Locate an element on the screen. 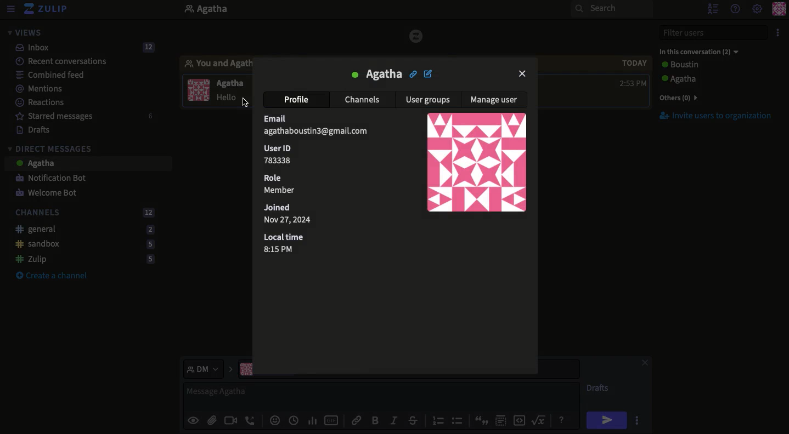  Direct messages is located at coordinates (53, 148).